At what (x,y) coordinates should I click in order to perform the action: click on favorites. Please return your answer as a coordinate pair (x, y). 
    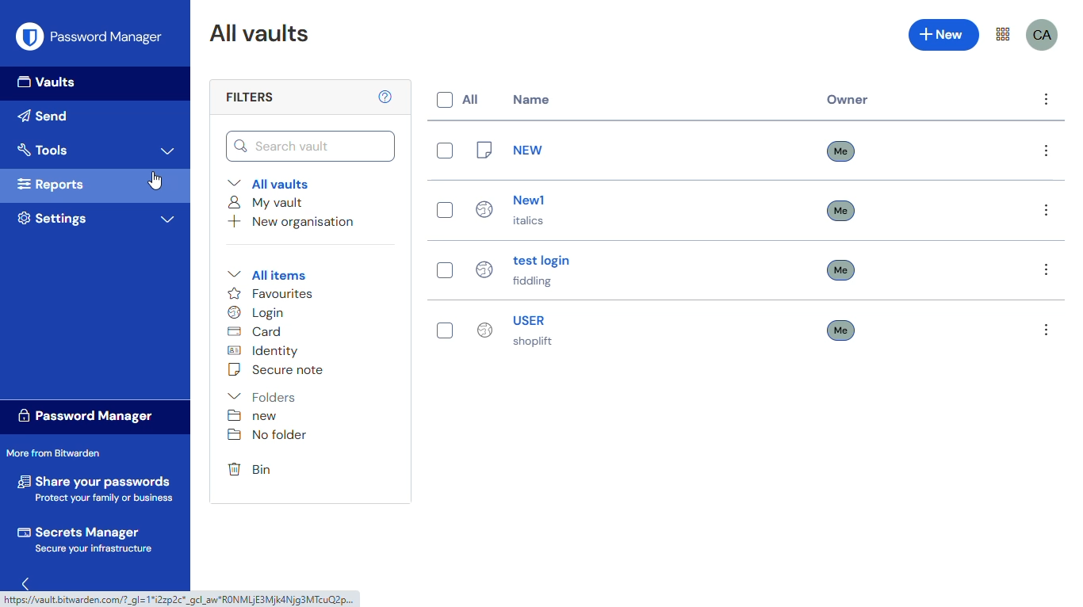
    Looking at the image, I should click on (270, 293).